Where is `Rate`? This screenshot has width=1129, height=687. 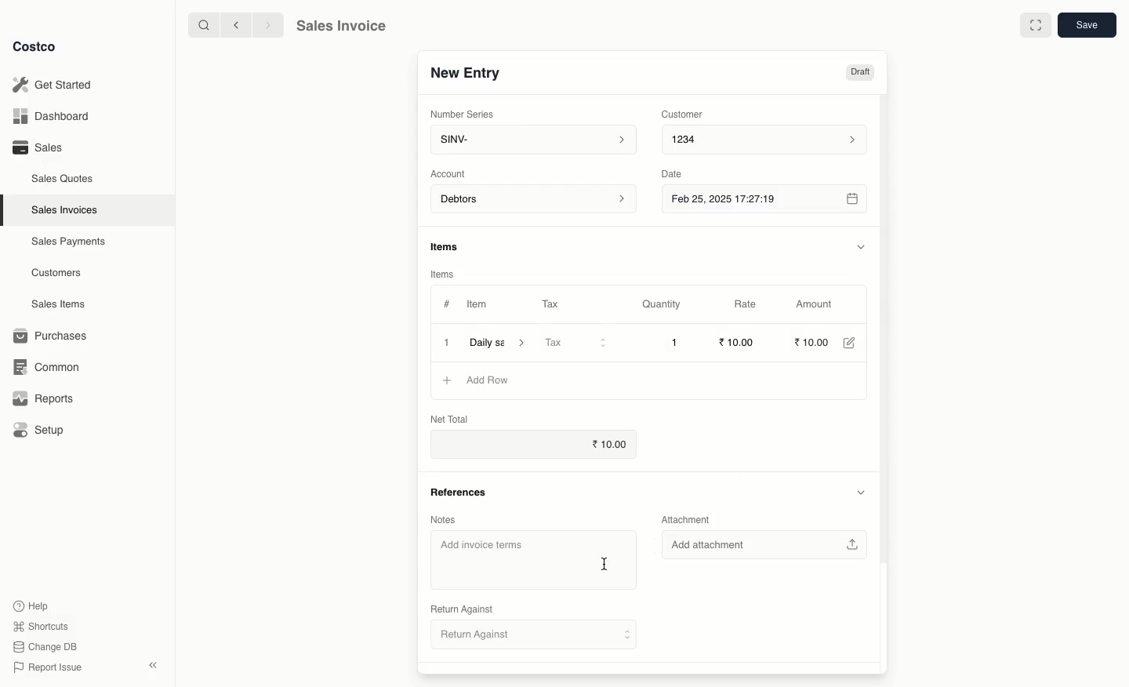
Rate is located at coordinates (755, 304).